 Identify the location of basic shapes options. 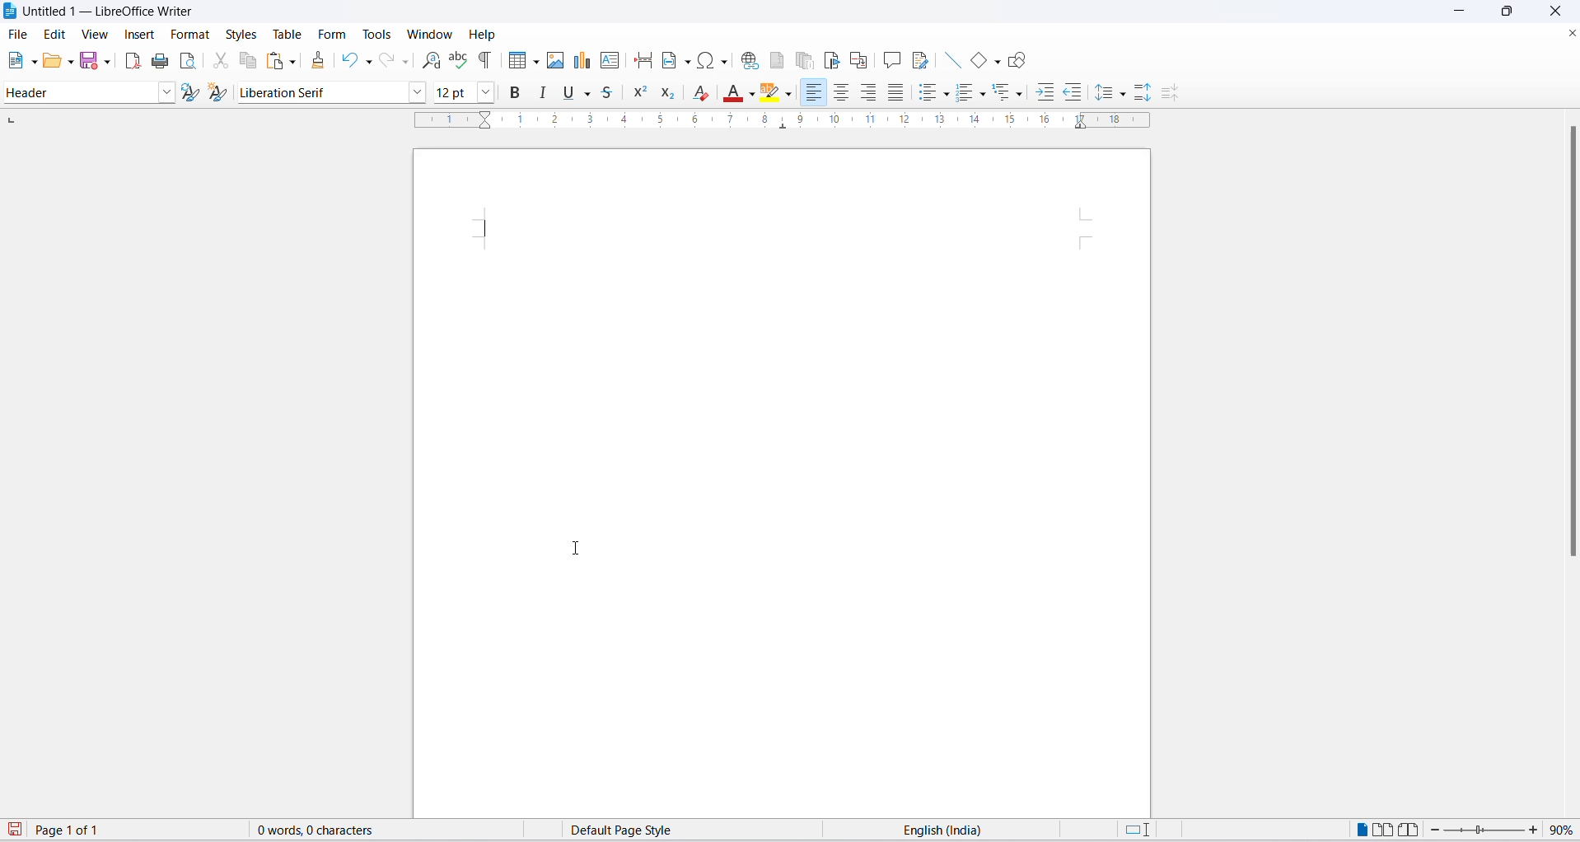
(996, 63).